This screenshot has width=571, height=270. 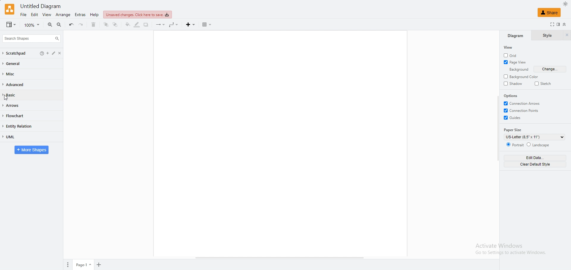 I want to click on edit data, so click(x=535, y=158).